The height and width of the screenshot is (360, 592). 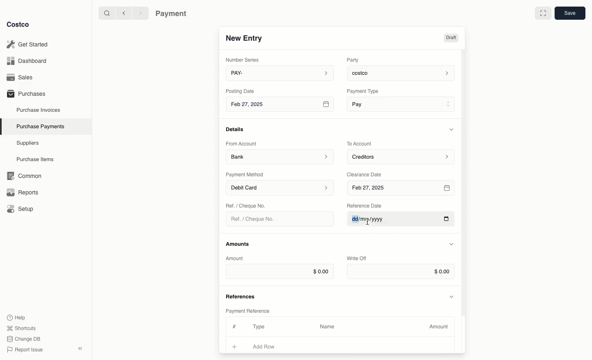 I want to click on Payment Reference, so click(x=247, y=310).